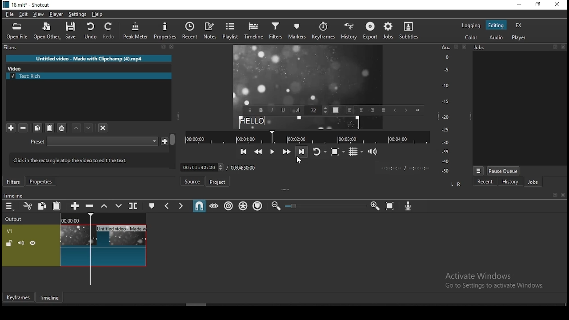  I want to click on close window, so click(558, 4).